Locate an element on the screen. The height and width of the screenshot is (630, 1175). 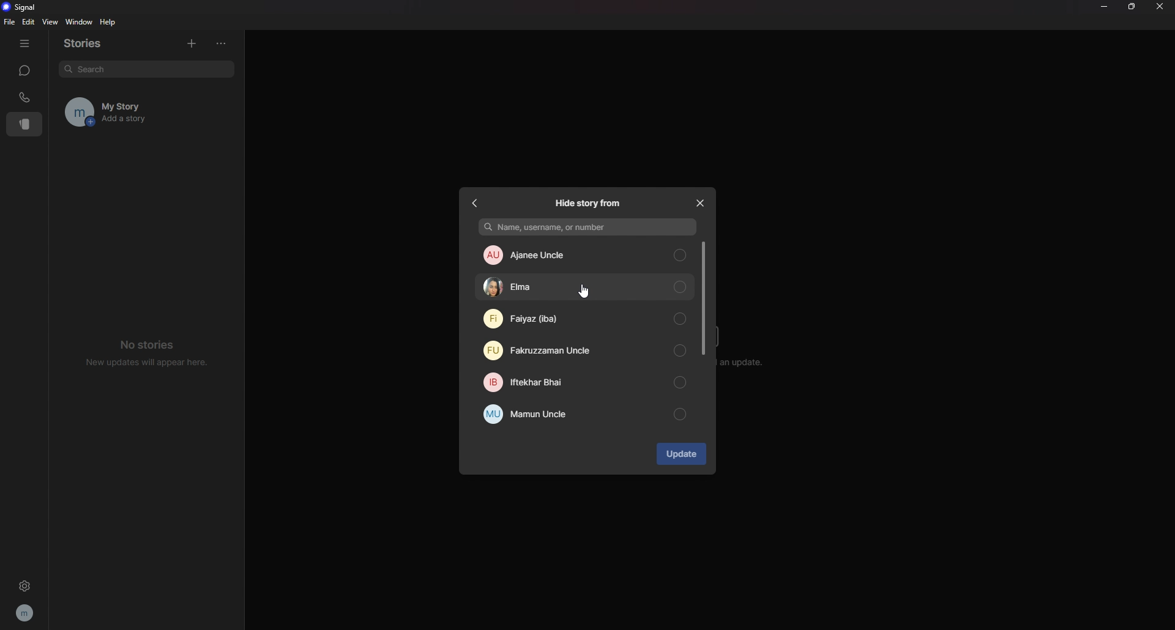
ajanee uncle is located at coordinates (584, 253).